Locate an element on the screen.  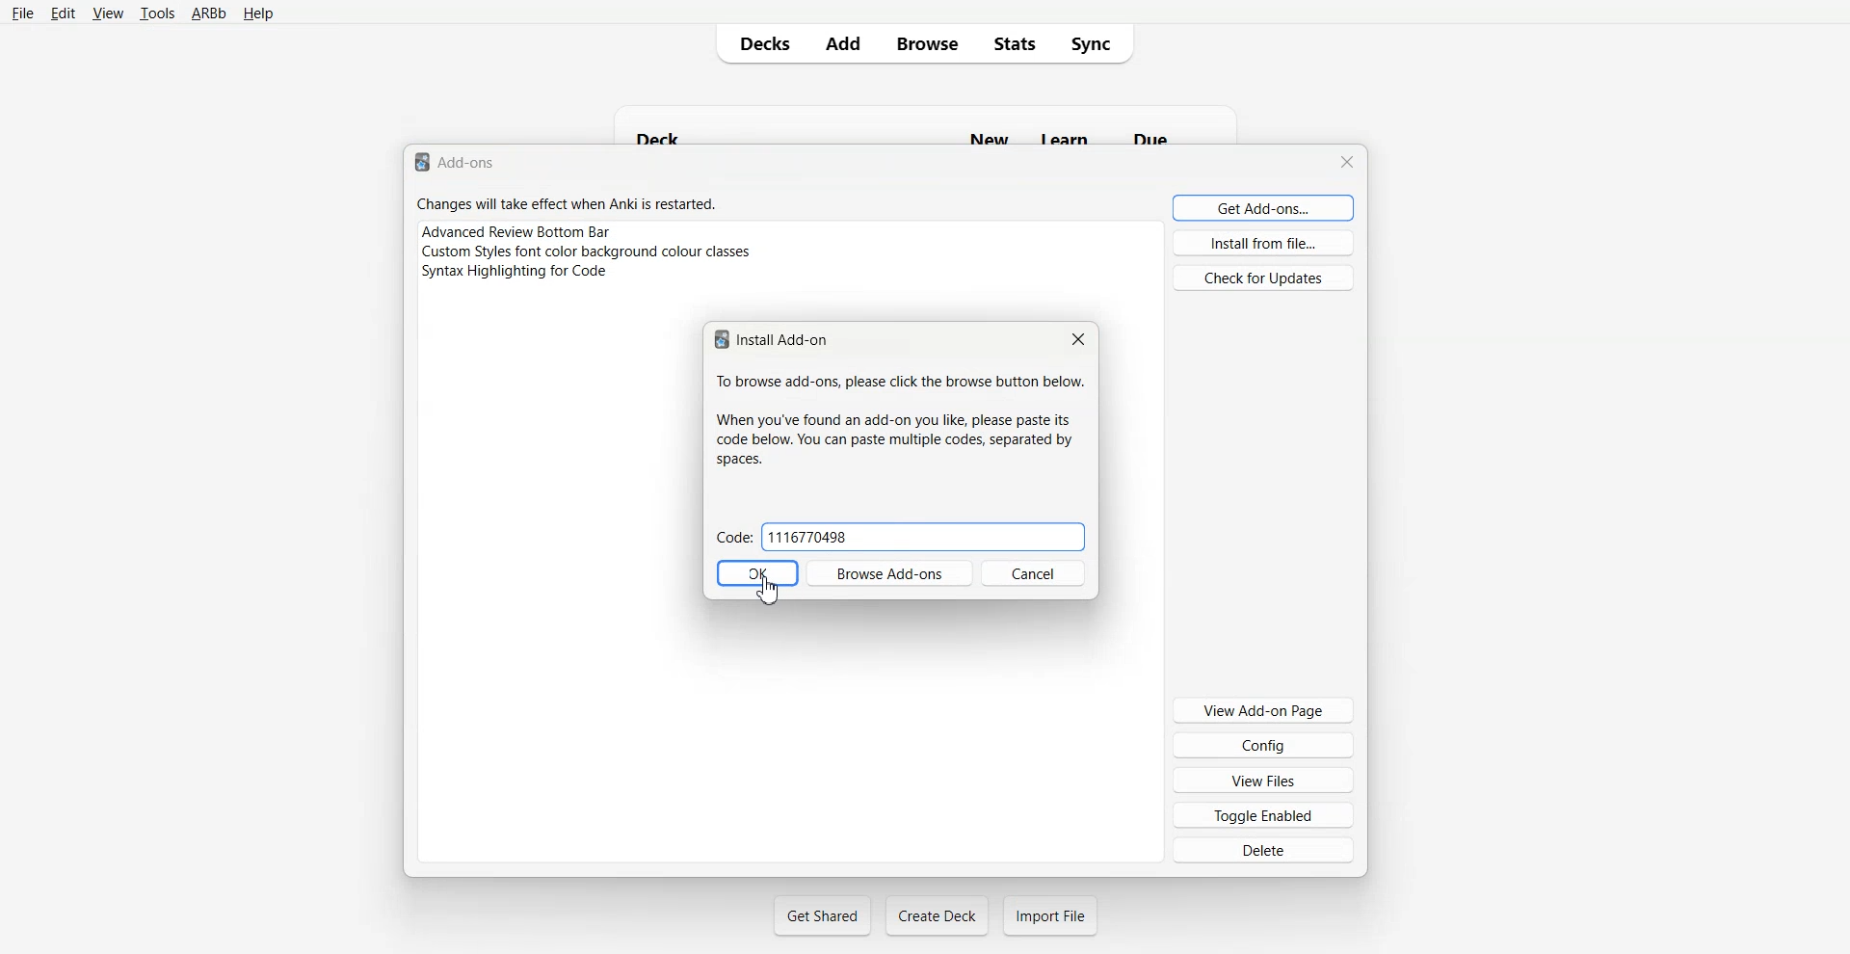
Import File is located at coordinates (1050, 914).